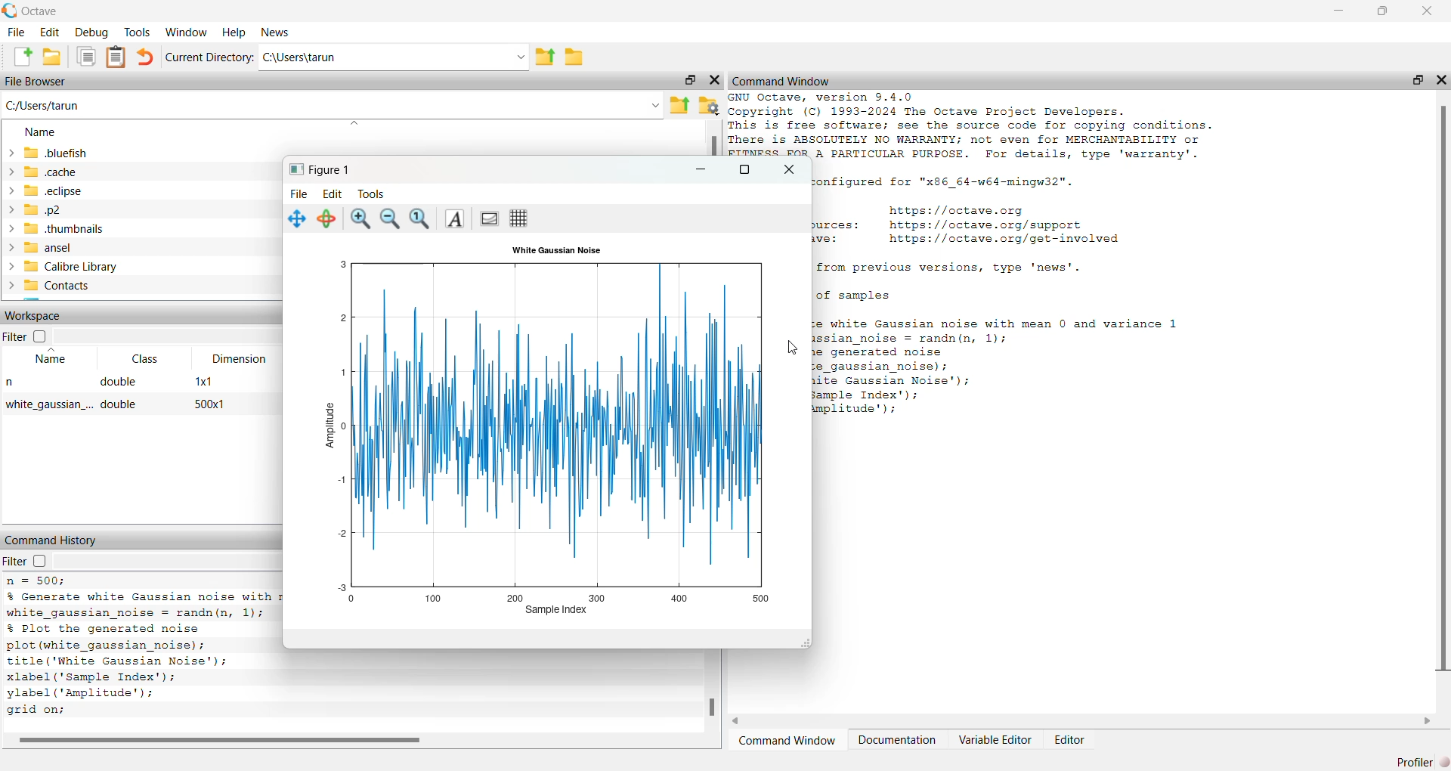 This screenshot has width=1451, height=771. What do you see at coordinates (55, 539) in the screenshot?
I see `Command History` at bounding box center [55, 539].